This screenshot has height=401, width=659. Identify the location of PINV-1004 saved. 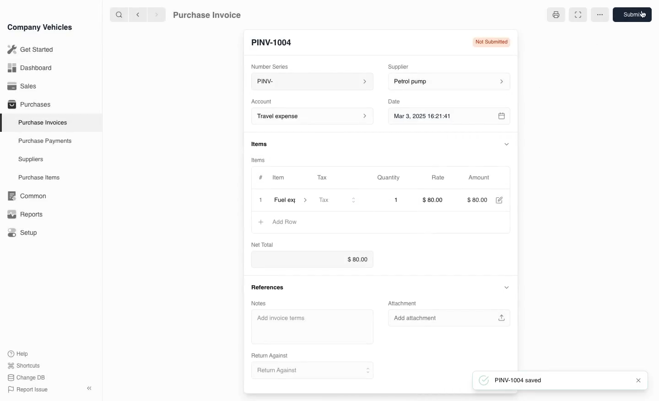
(557, 380).